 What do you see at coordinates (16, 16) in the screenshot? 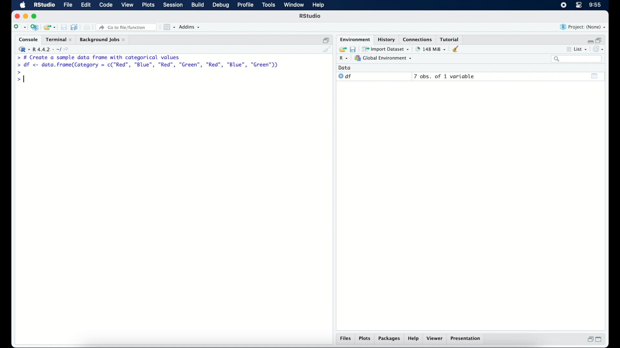
I see `close` at bounding box center [16, 16].